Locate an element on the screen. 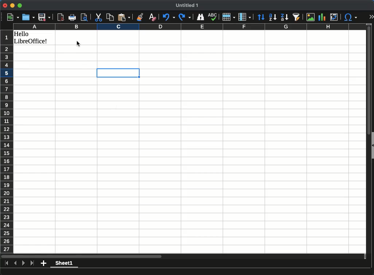 Image resolution: width=374 pixels, height=275 pixels. rows is located at coordinates (6, 142).